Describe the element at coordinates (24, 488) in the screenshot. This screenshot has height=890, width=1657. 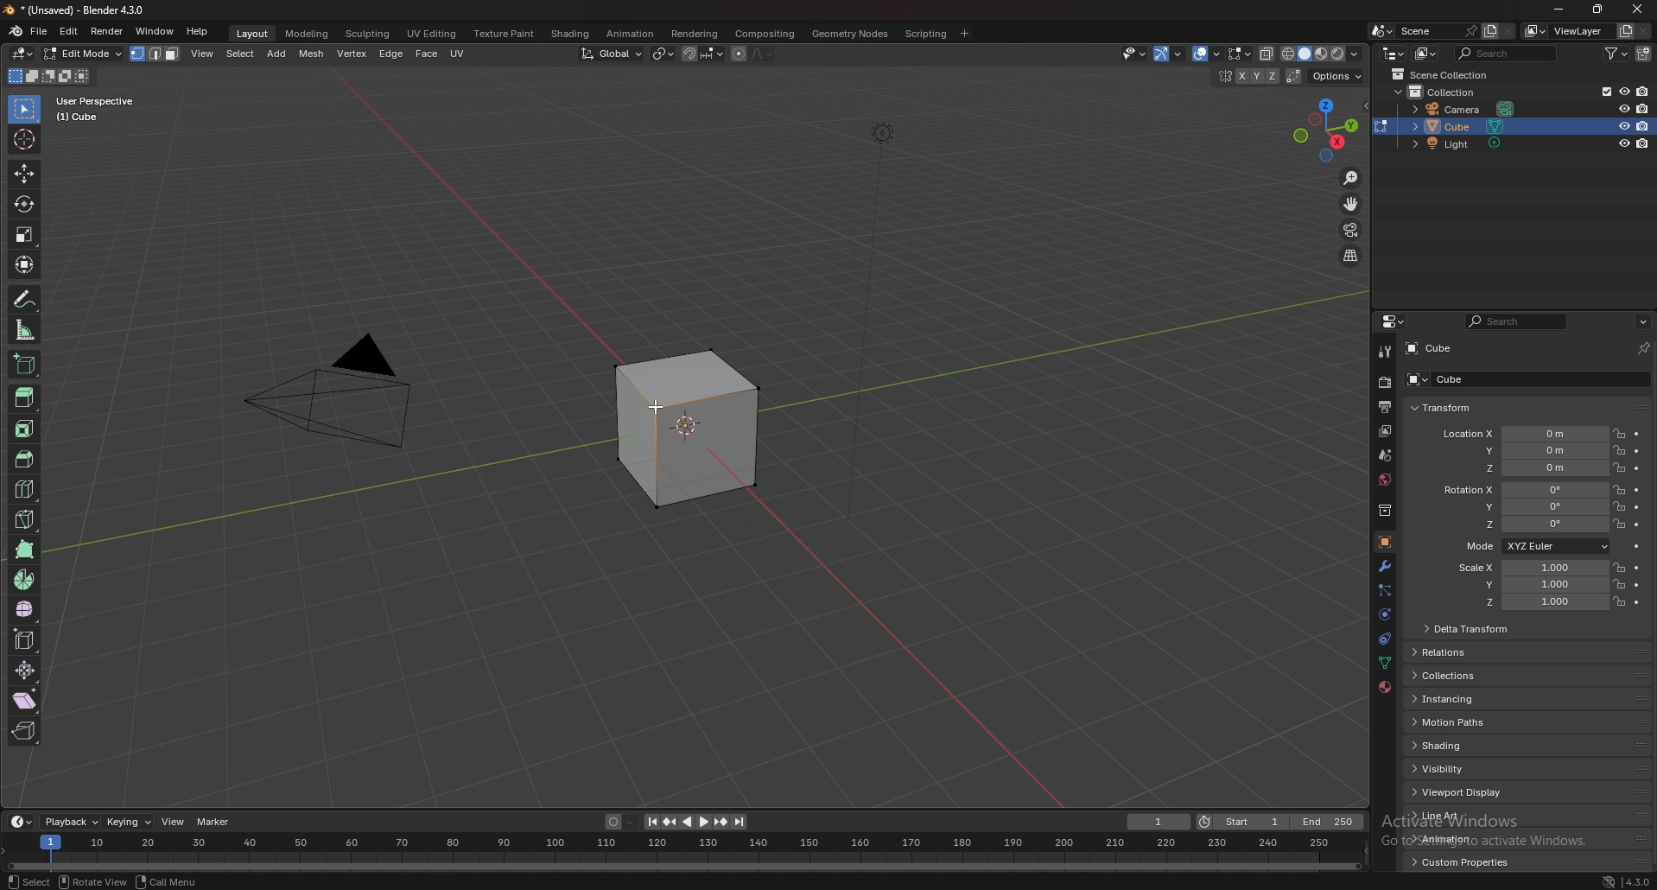
I see `cut` at that location.